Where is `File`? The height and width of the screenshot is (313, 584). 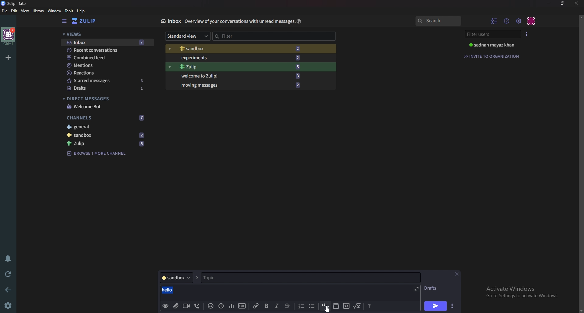
File is located at coordinates (5, 11).